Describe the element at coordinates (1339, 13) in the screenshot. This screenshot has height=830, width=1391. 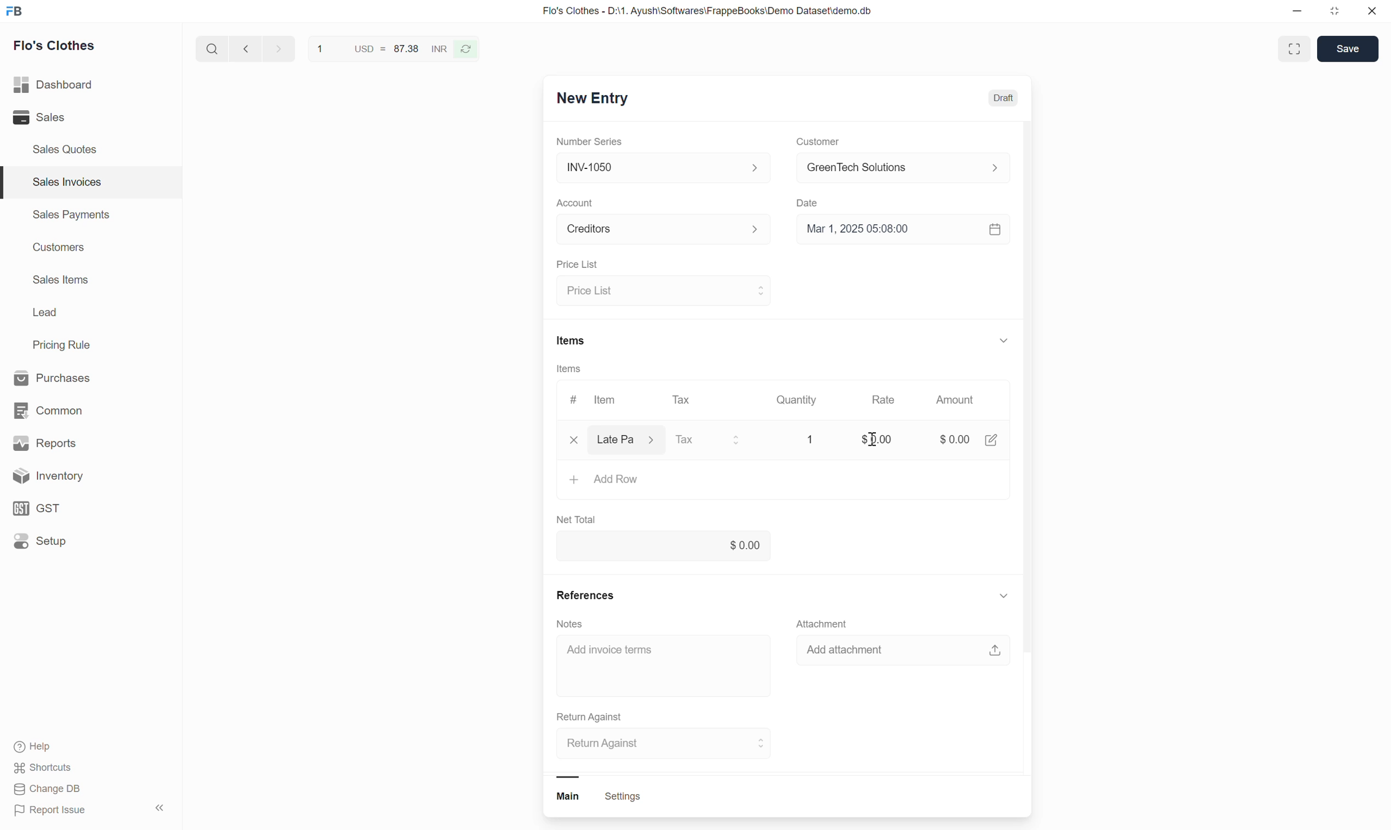
I see `resize ` at that location.